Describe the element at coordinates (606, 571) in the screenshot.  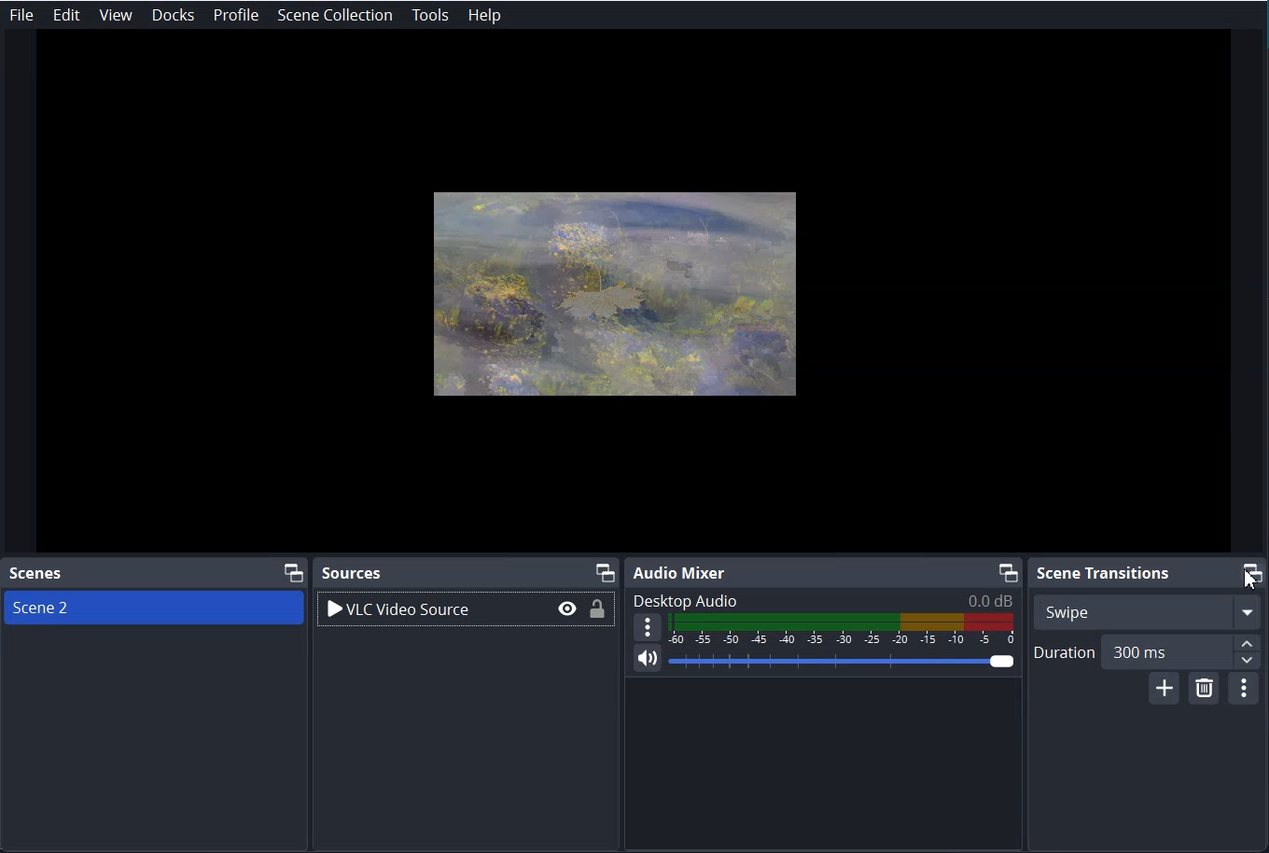
I see `Maximize` at that location.